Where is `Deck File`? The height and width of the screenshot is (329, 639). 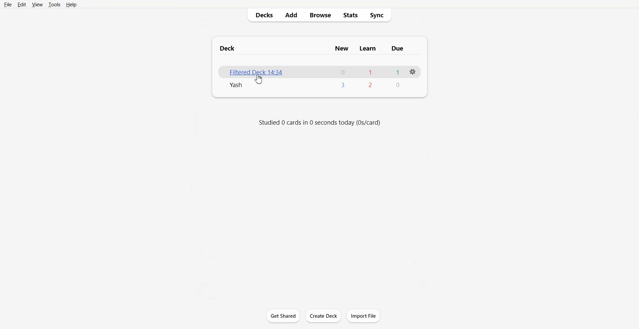 Deck File is located at coordinates (252, 71).